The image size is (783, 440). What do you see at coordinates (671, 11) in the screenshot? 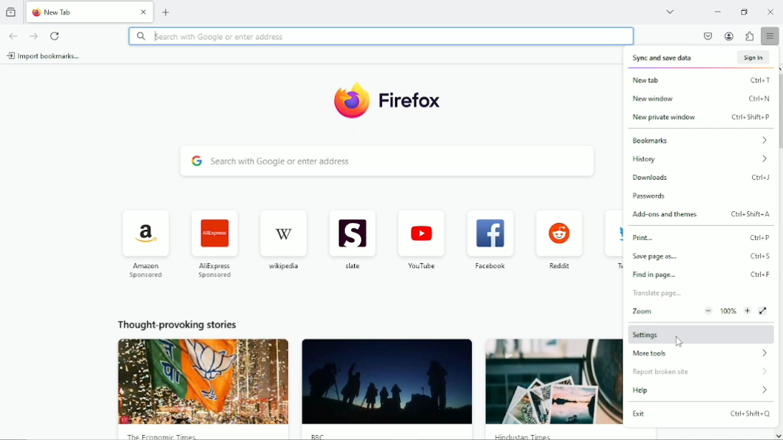
I see `list all tabs` at bounding box center [671, 11].